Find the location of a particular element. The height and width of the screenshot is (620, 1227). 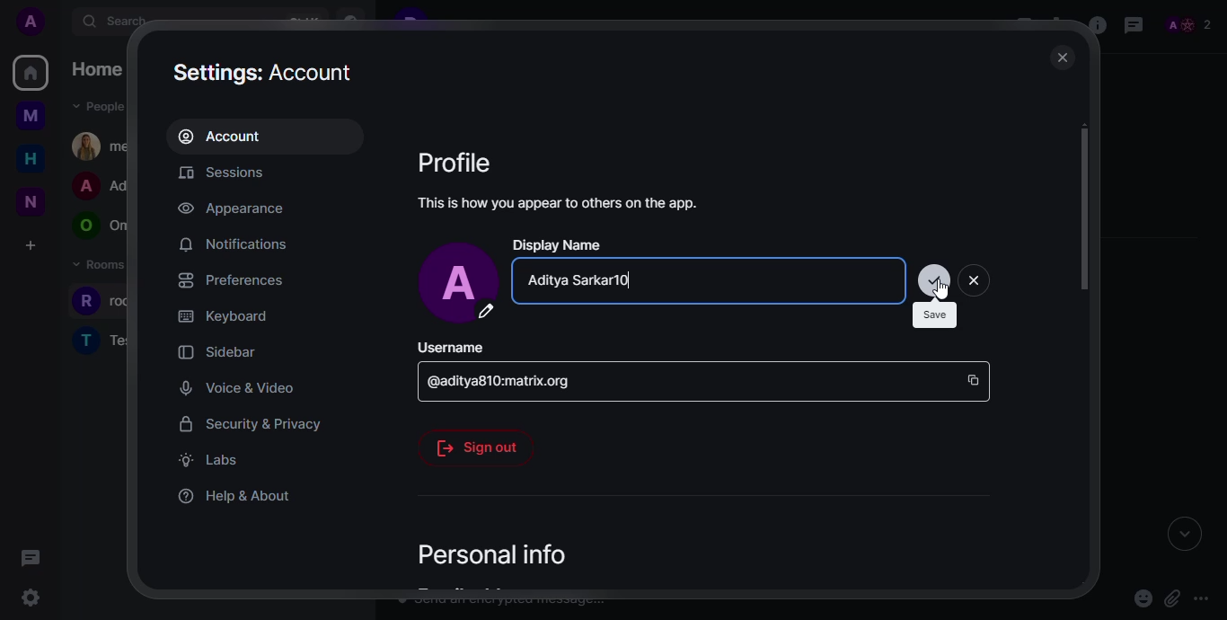

labs is located at coordinates (209, 460).